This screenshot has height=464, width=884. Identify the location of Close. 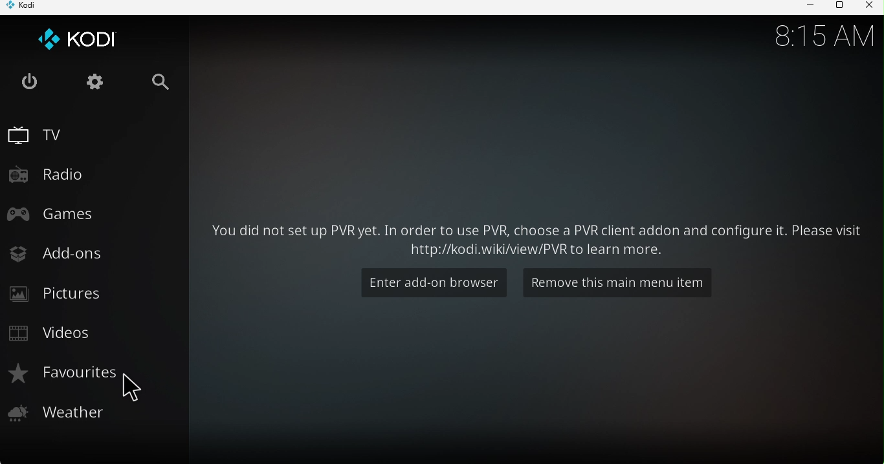
(868, 6).